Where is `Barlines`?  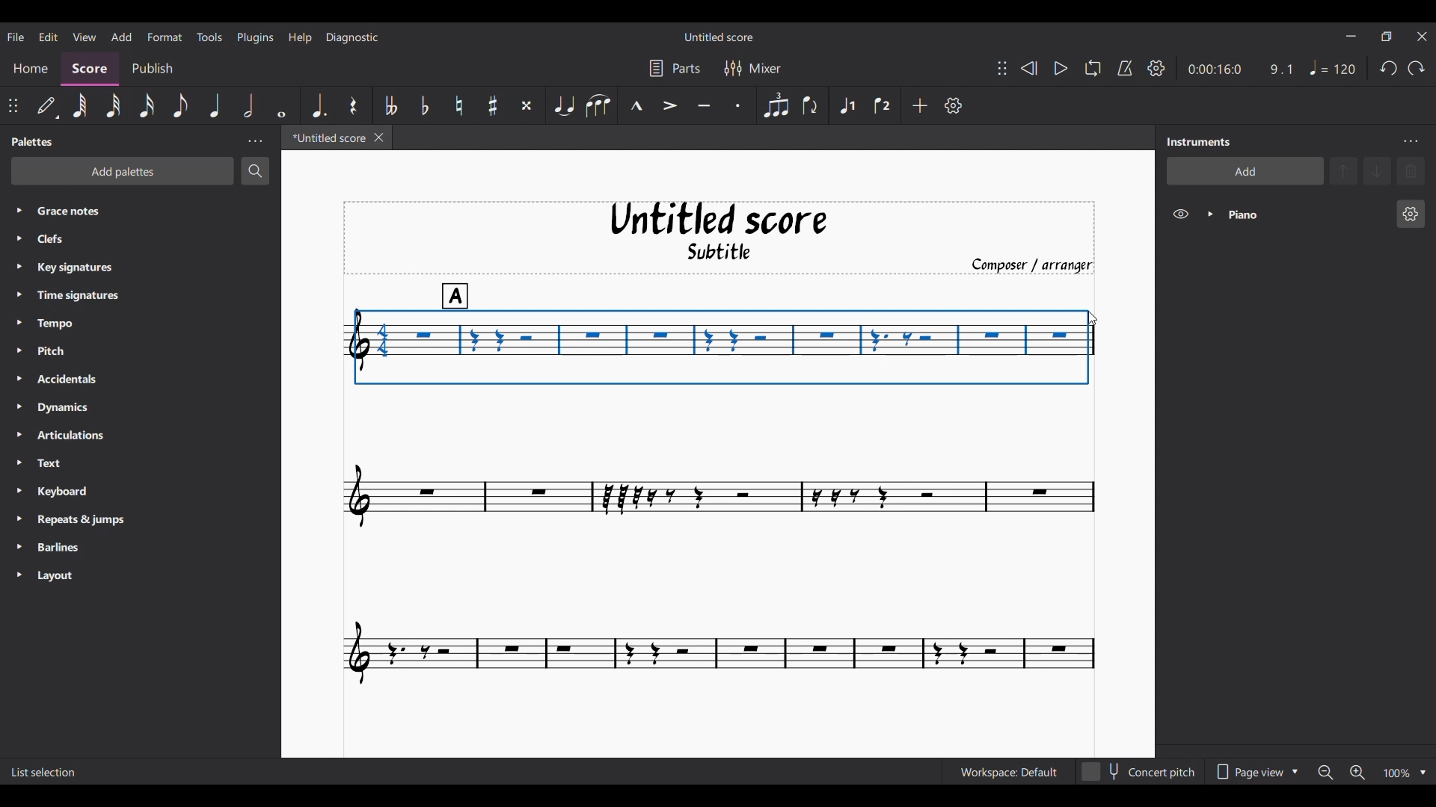
Barlines is located at coordinates (81, 548).